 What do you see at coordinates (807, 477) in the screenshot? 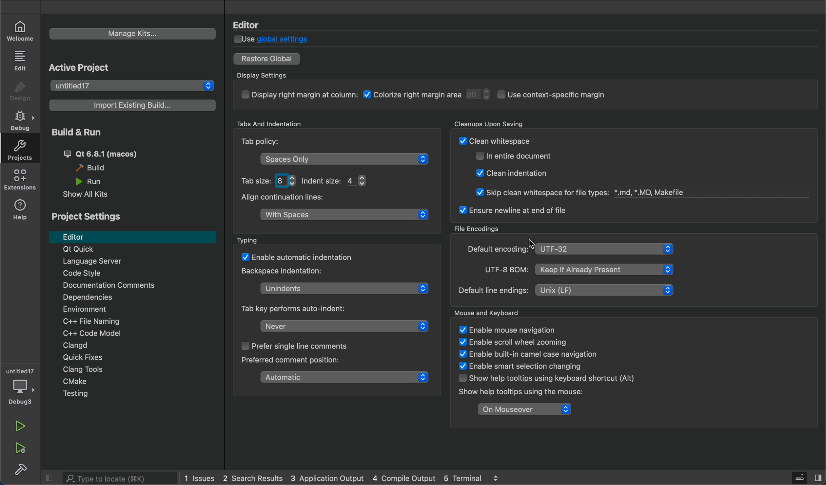
I see `sidebar toggle` at bounding box center [807, 477].